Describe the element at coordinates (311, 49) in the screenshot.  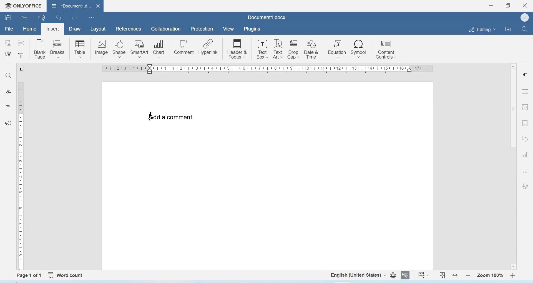
I see `Date & Time` at that location.